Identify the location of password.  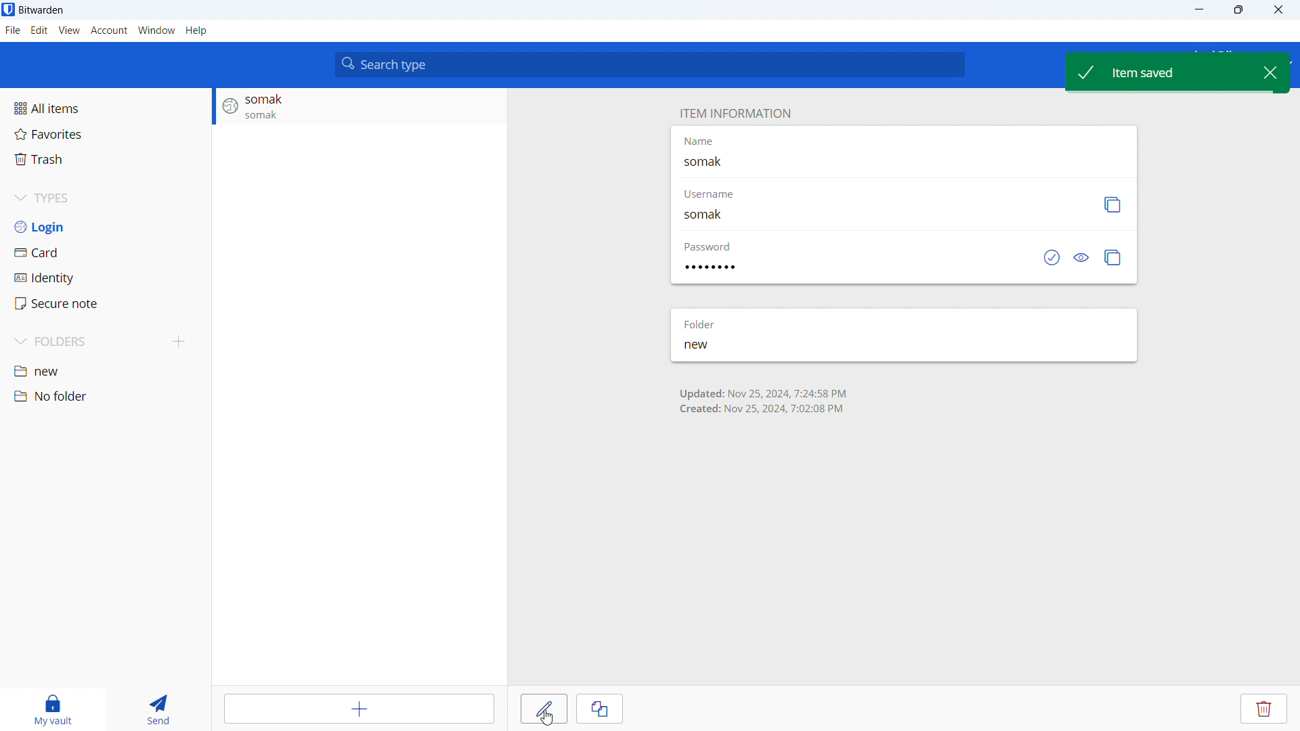
(710, 246).